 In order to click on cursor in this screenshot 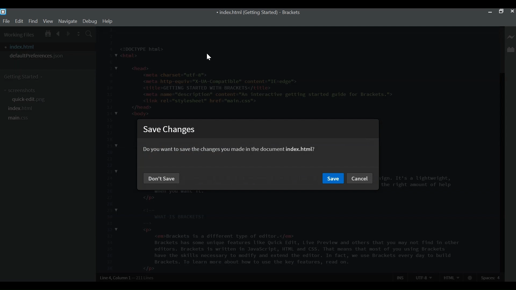, I will do `click(208, 57)`.